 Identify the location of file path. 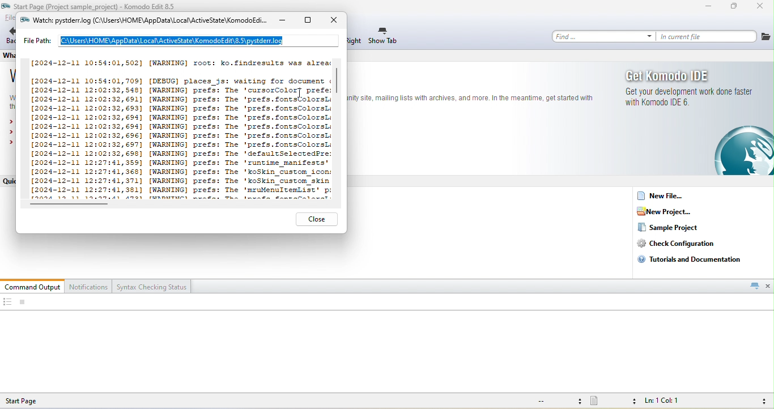
(180, 40).